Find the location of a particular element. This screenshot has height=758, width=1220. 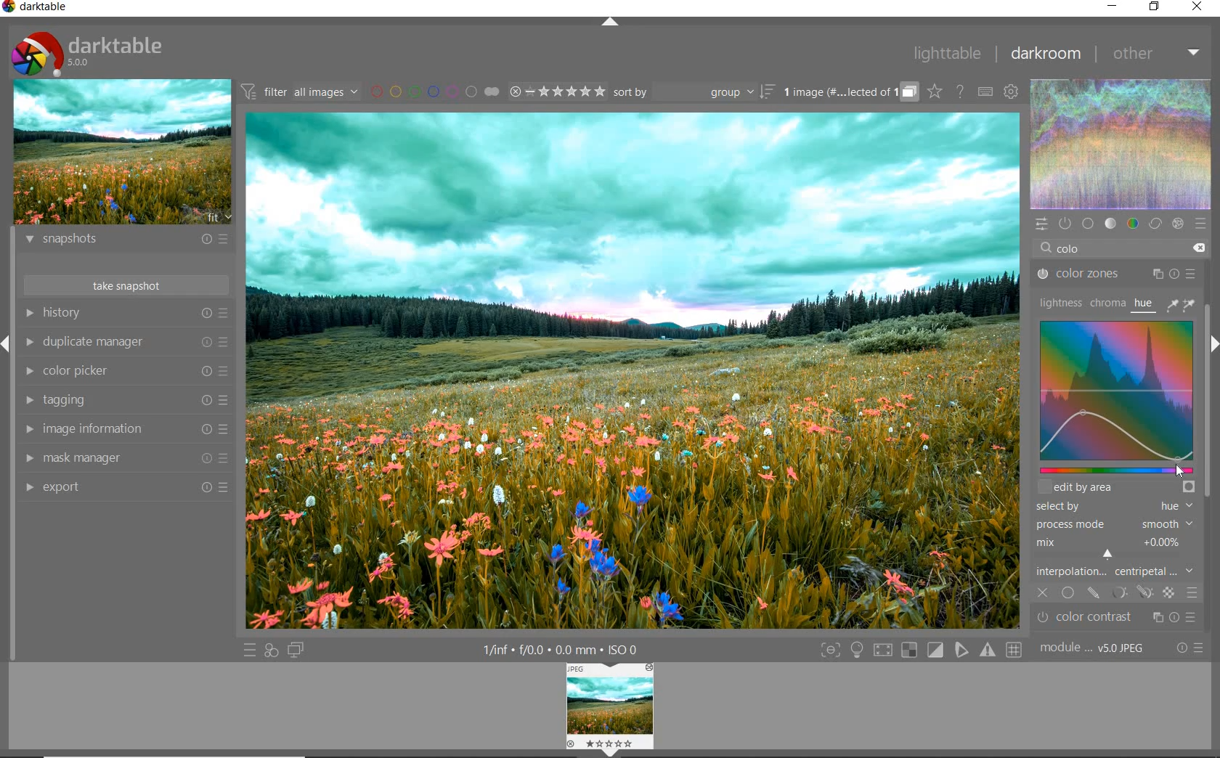

minimize is located at coordinates (1114, 7).